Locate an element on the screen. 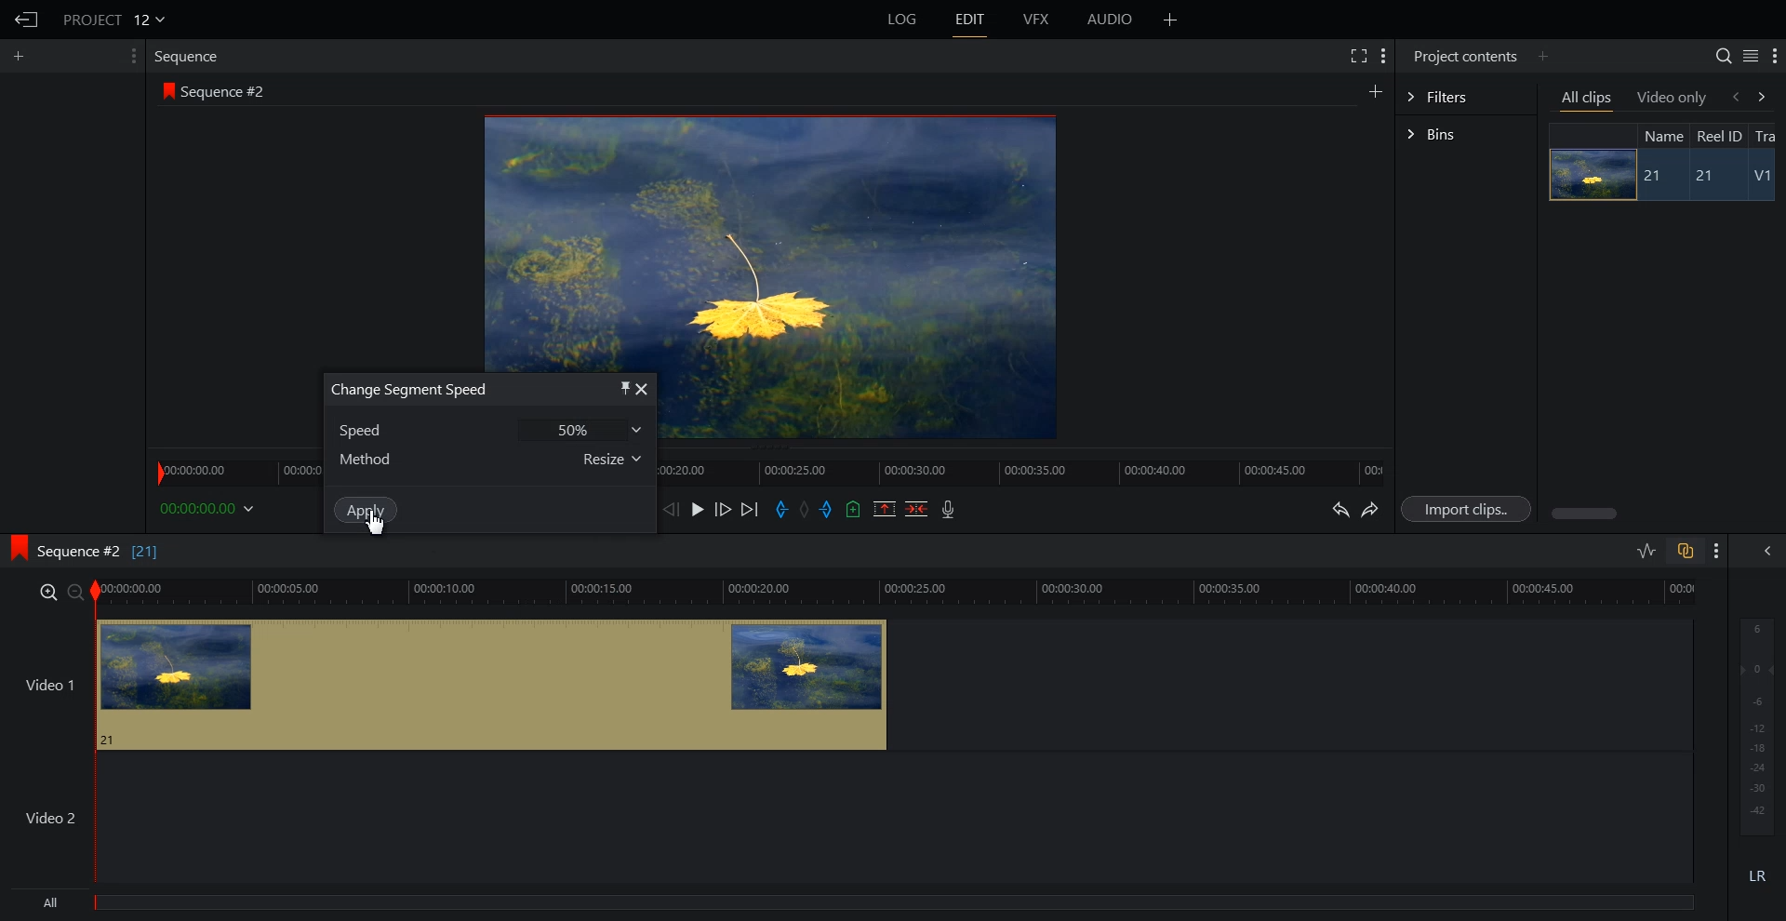 The image size is (1786, 921). 50% is located at coordinates (582, 430).